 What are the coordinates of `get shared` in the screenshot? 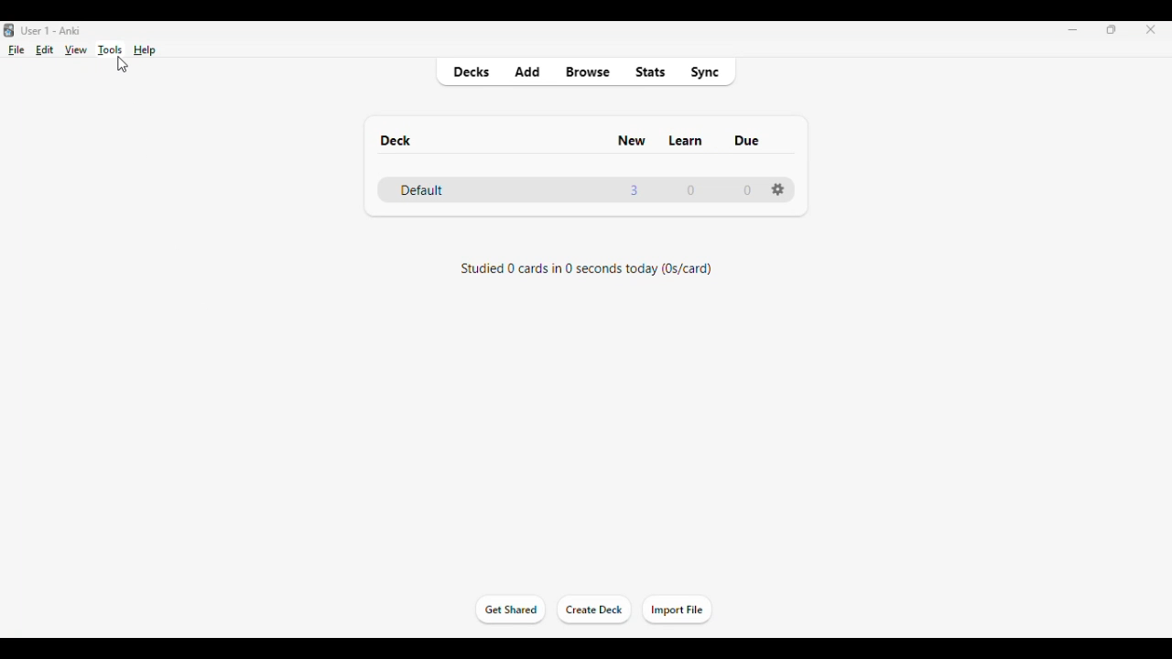 It's located at (509, 609).